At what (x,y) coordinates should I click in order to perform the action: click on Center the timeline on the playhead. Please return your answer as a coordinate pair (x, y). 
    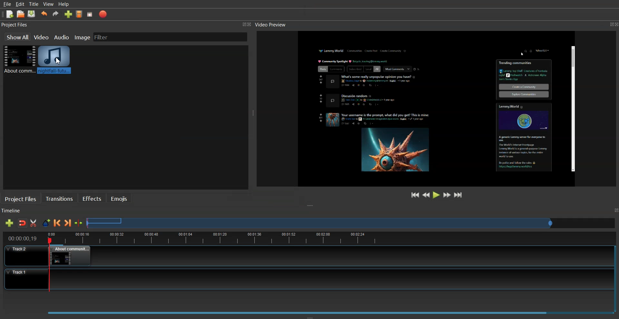
    Looking at the image, I should click on (79, 223).